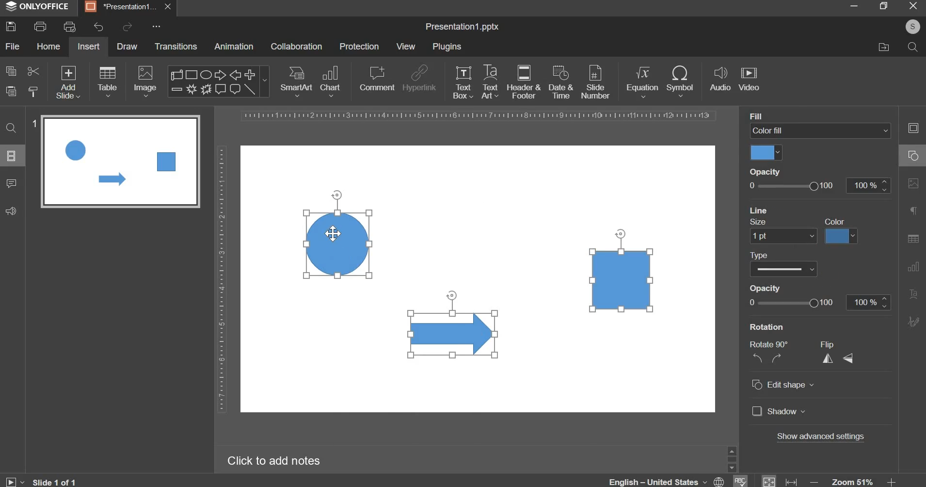 The image size is (926, 487). What do you see at coordinates (622, 279) in the screenshot?
I see `rectangle` at bounding box center [622, 279].